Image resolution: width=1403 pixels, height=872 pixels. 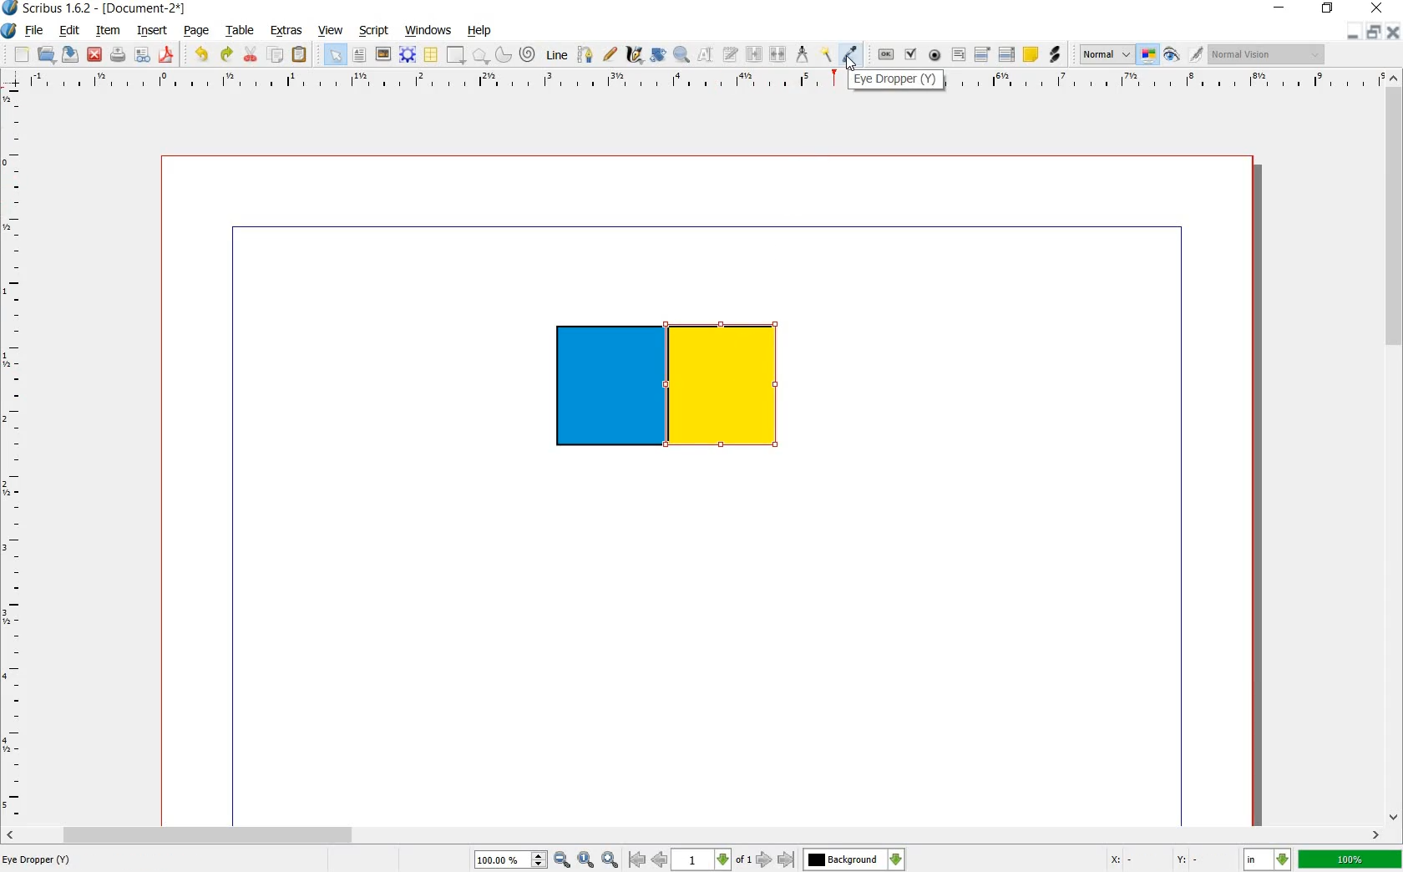 I want to click on pdf list box, so click(x=1006, y=55).